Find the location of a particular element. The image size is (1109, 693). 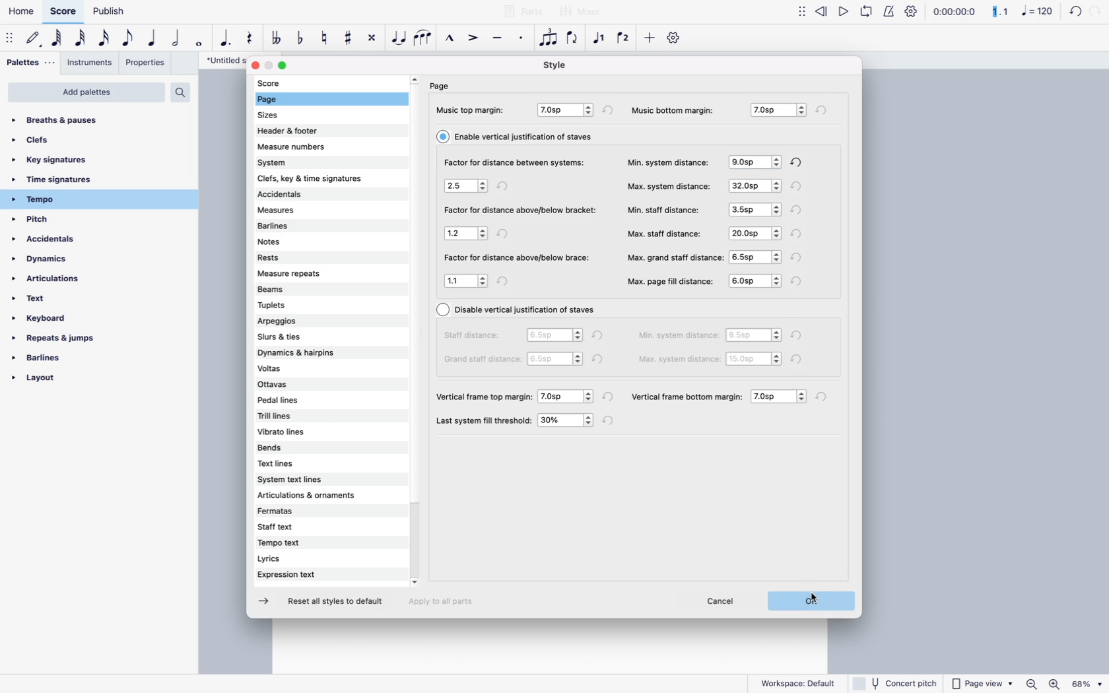

trill lines is located at coordinates (296, 416).